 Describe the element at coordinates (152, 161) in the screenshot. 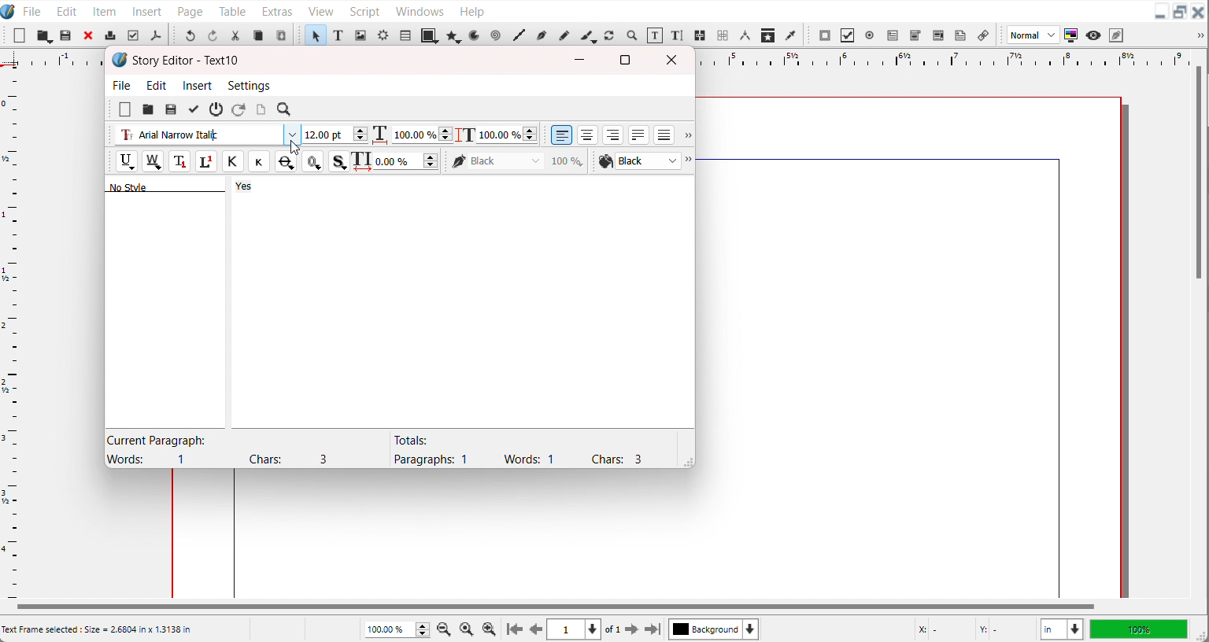

I see `Remove underline` at that location.